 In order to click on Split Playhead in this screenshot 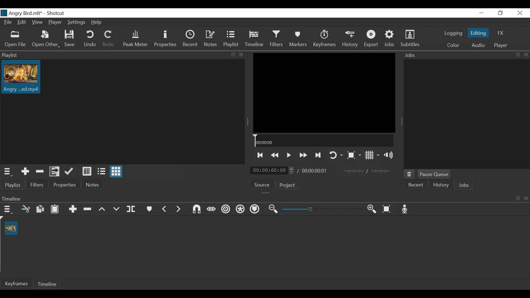, I will do `click(131, 209)`.